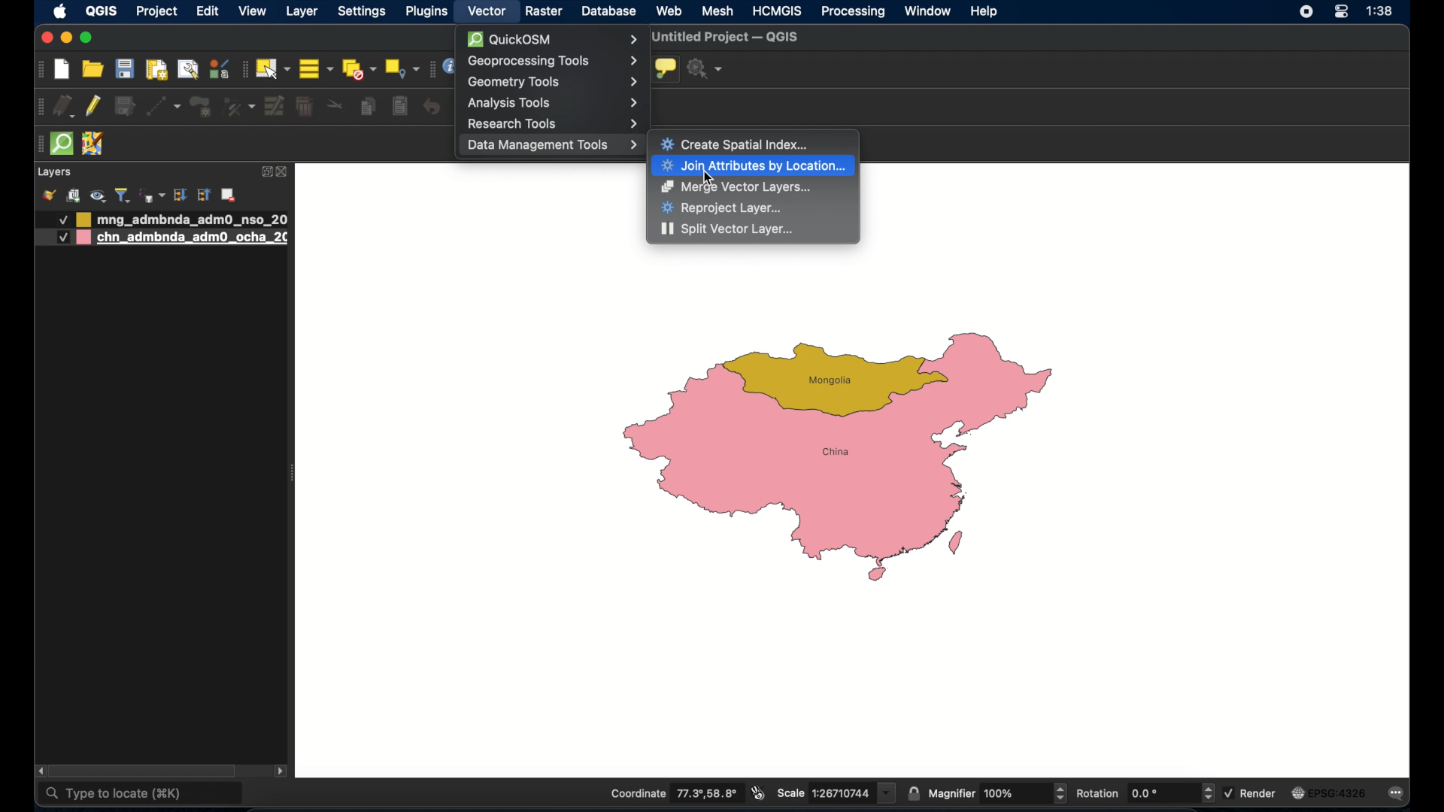 The width and height of the screenshot is (1444, 812). I want to click on show map tips, so click(666, 68).